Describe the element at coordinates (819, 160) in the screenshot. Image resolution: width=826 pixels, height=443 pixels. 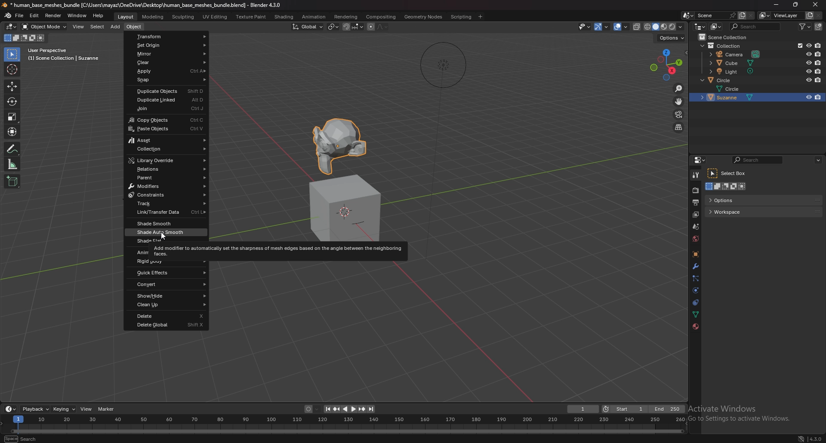
I see `options` at that location.